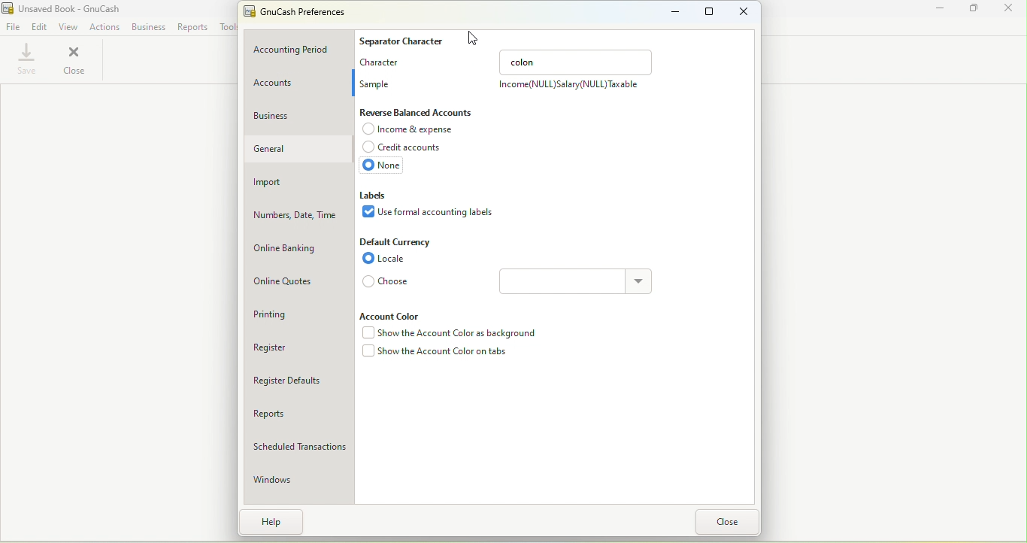 The image size is (1027, 543). Describe the element at coordinates (192, 26) in the screenshot. I see `Reports` at that location.